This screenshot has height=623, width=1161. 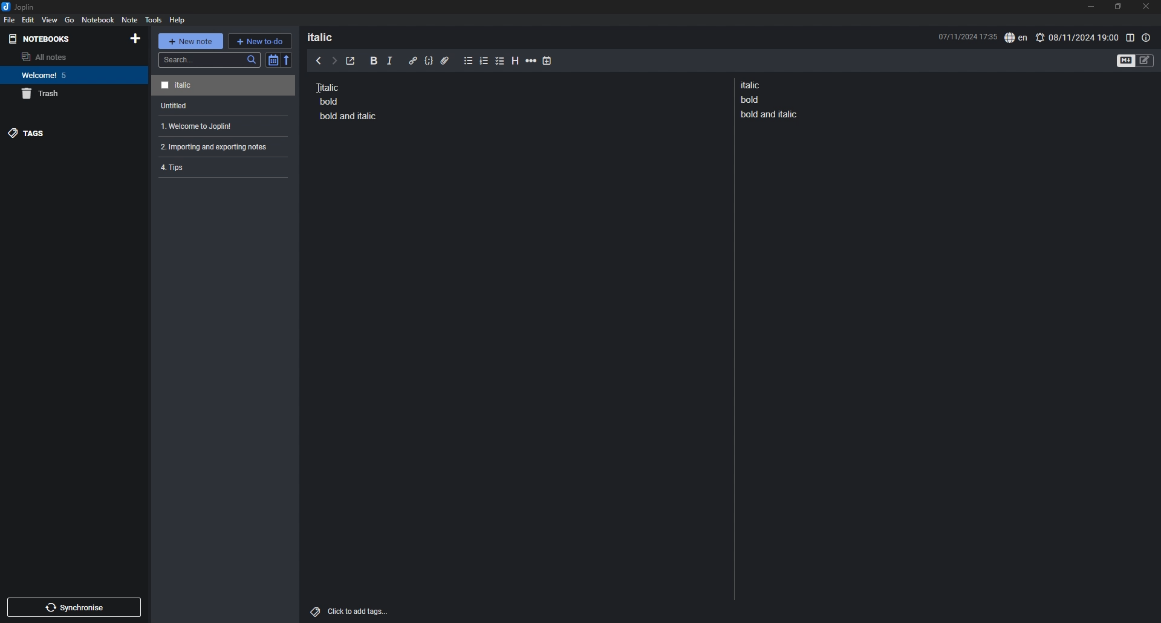 I want to click on bold, so click(x=374, y=61).